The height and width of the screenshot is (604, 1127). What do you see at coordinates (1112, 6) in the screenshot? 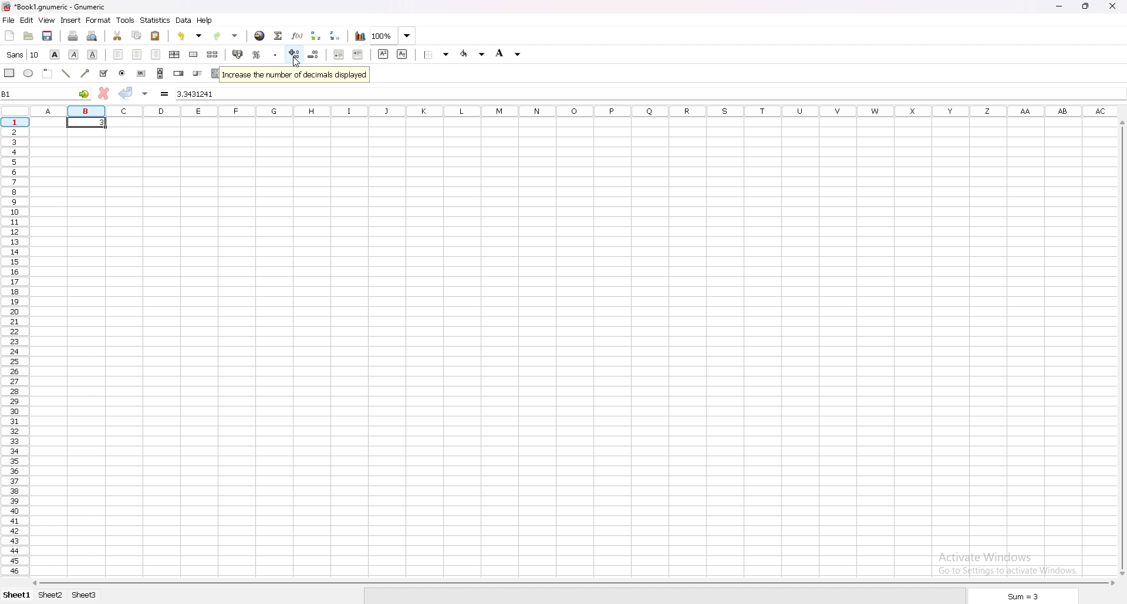
I see `close` at bounding box center [1112, 6].